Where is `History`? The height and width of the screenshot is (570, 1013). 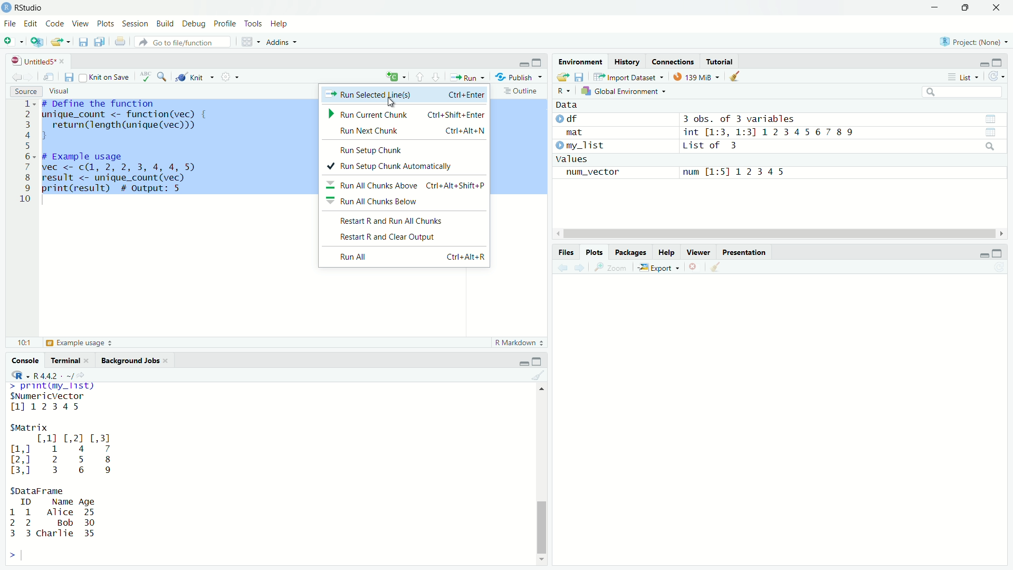
History is located at coordinates (627, 62).